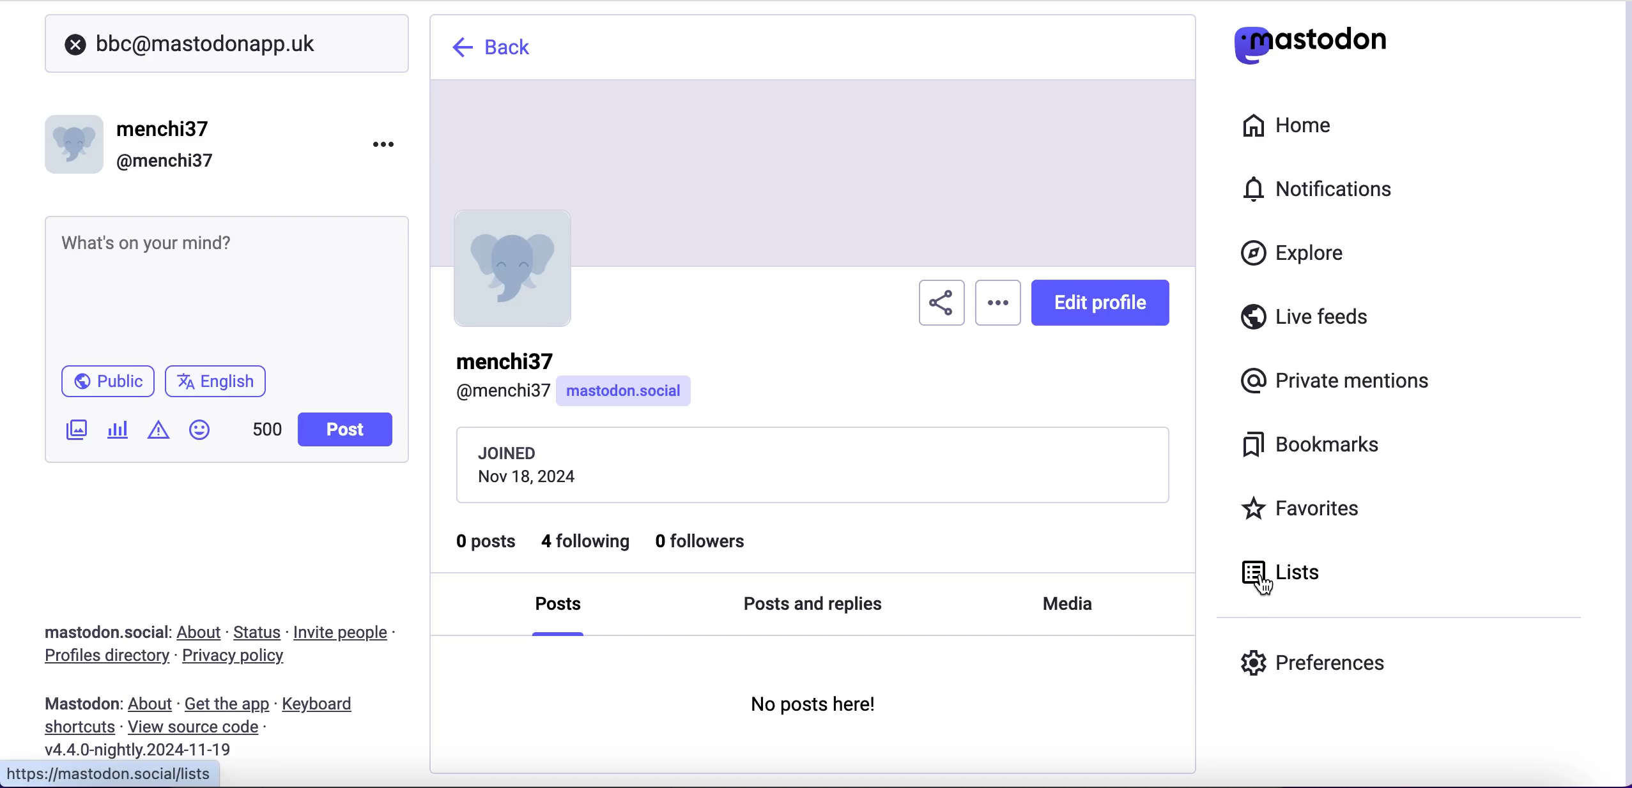 Image resolution: width=1632 pixels, height=788 pixels. What do you see at coordinates (1622, 390) in the screenshot?
I see `scroll bar` at bounding box center [1622, 390].